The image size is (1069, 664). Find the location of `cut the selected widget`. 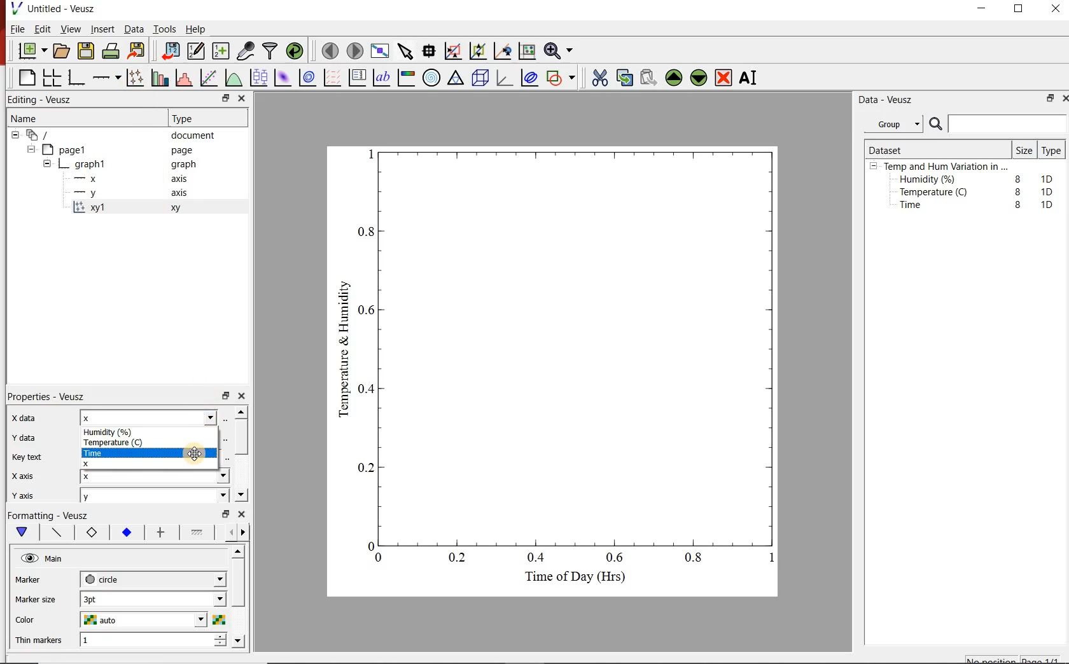

cut the selected widget is located at coordinates (599, 76).